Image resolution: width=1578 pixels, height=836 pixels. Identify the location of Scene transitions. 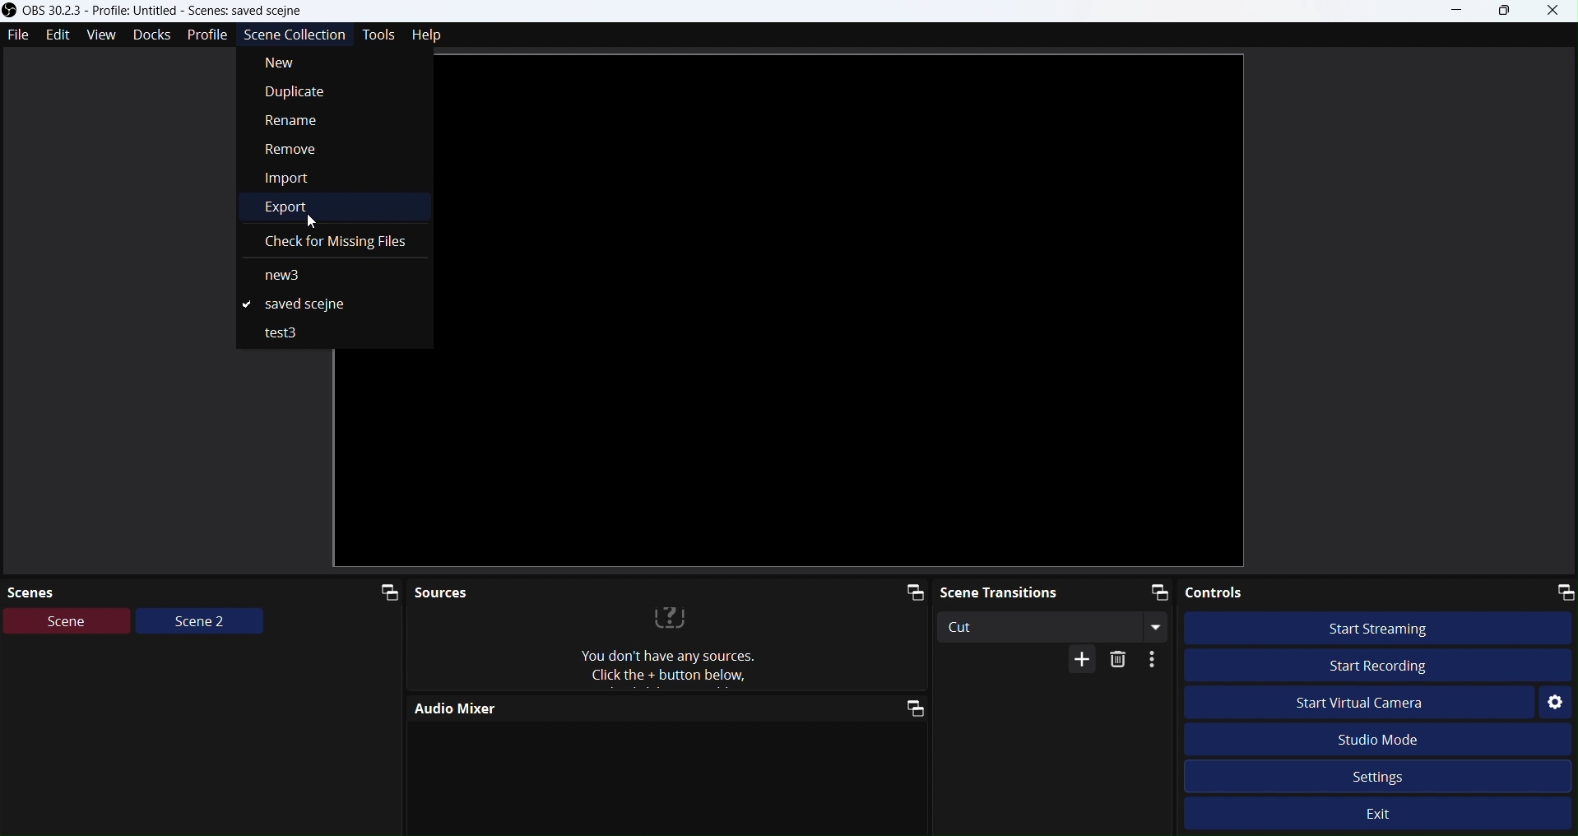
(1057, 592).